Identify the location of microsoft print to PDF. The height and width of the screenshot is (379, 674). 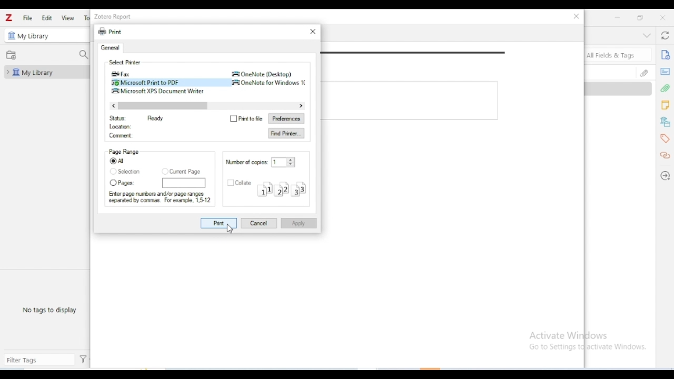
(144, 83).